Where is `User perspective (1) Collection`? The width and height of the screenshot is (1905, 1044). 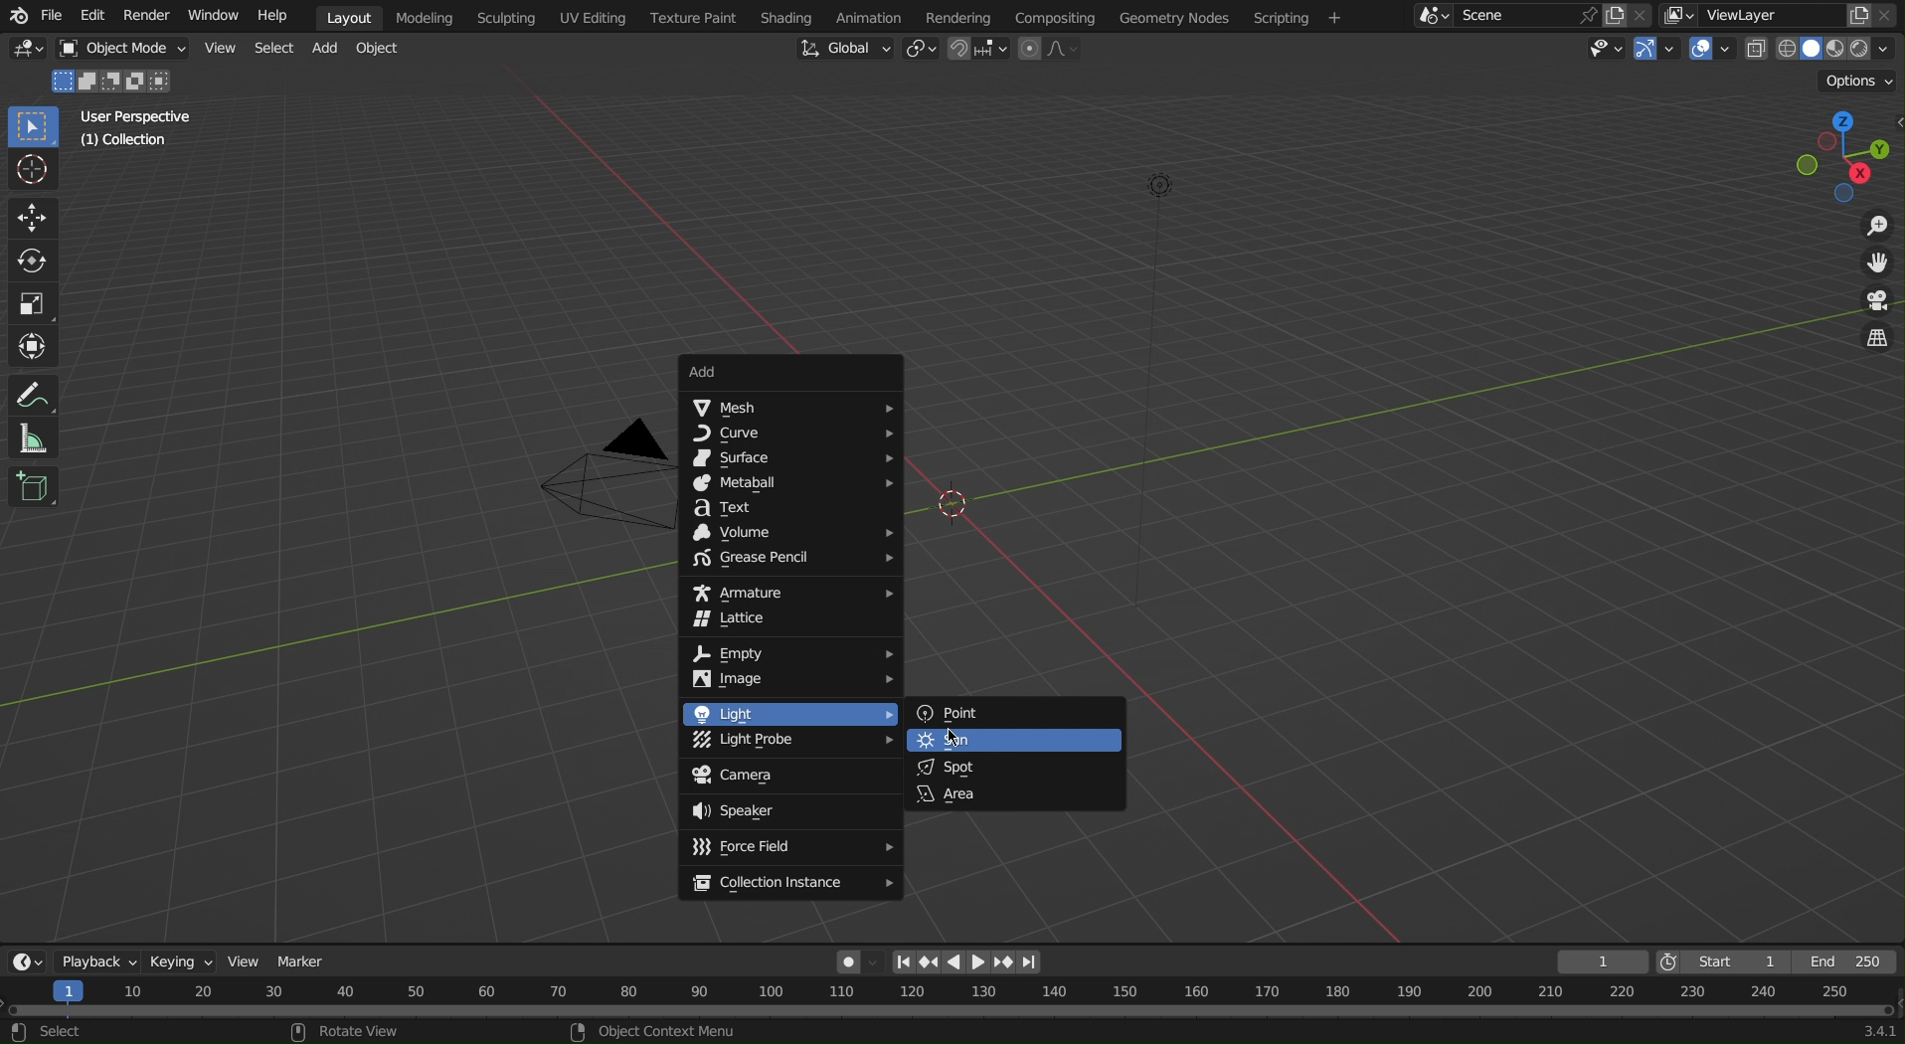
User perspective (1) Collection is located at coordinates (134, 127).